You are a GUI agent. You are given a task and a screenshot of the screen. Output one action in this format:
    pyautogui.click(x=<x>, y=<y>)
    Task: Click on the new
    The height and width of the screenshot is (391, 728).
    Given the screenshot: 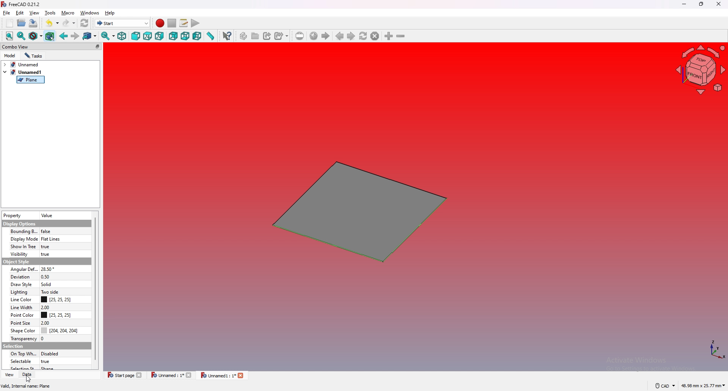 What is the action you would take?
    pyautogui.click(x=10, y=23)
    